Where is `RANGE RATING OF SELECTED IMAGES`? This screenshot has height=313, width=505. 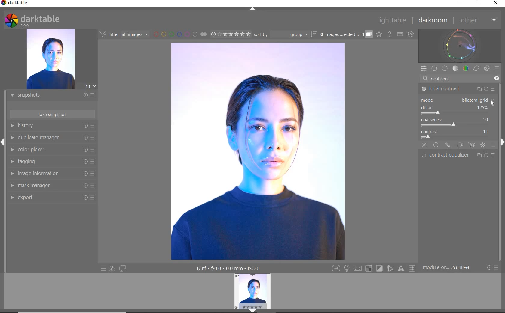
RANGE RATING OF SELECTED IMAGES is located at coordinates (230, 34).